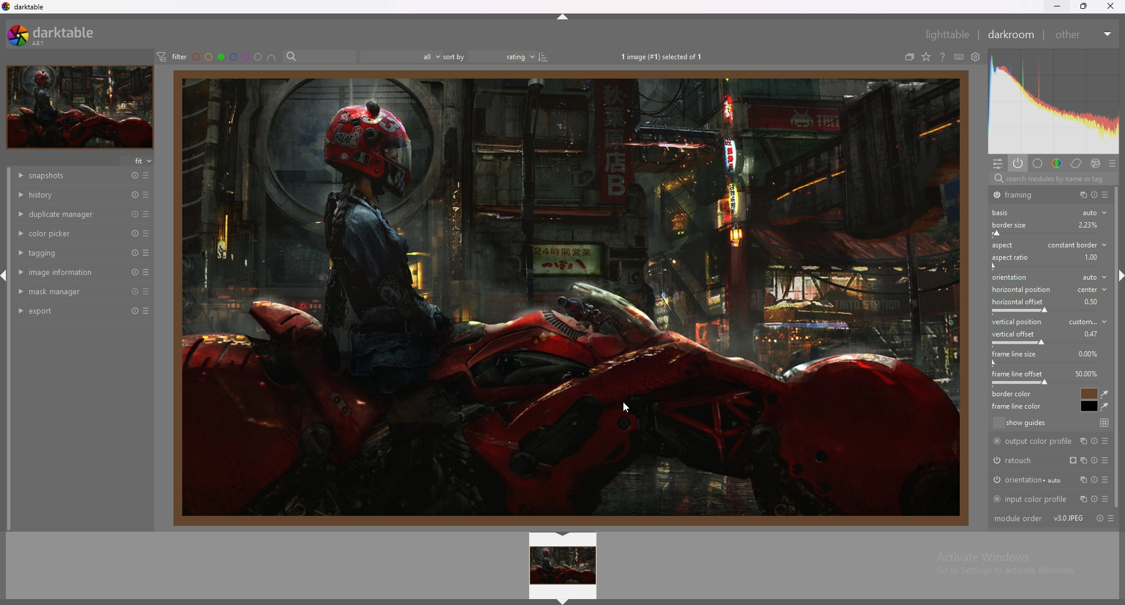 Image resolution: width=1125 pixels, height=605 pixels. What do you see at coordinates (138, 161) in the screenshot?
I see `fit` at bounding box center [138, 161].